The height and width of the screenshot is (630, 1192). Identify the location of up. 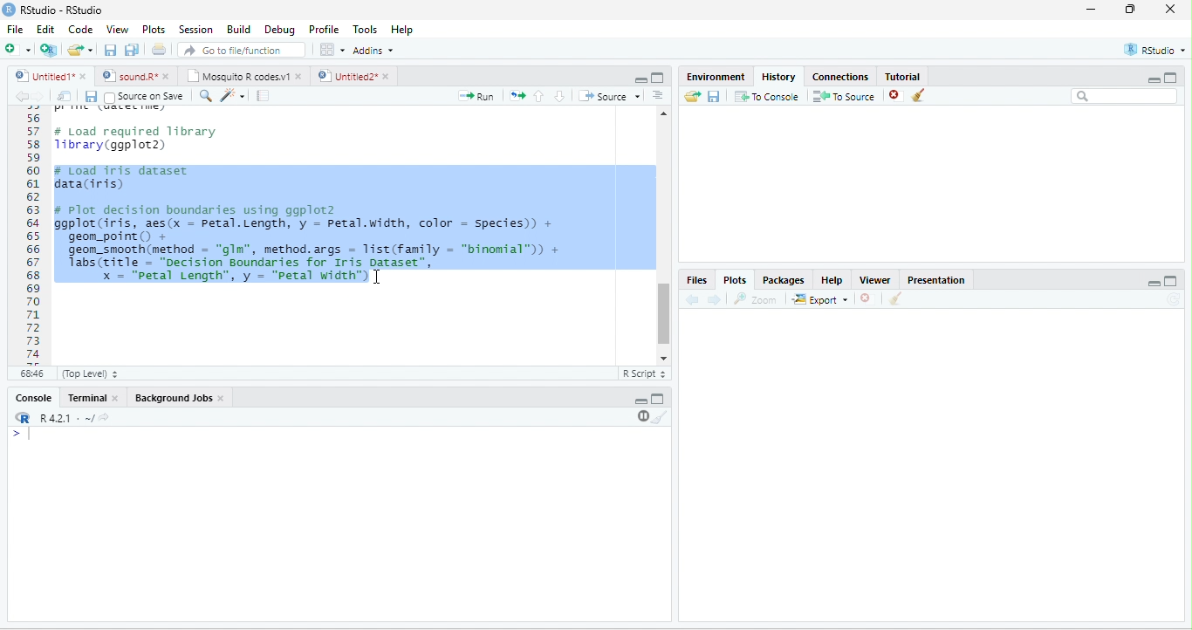
(539, 96).